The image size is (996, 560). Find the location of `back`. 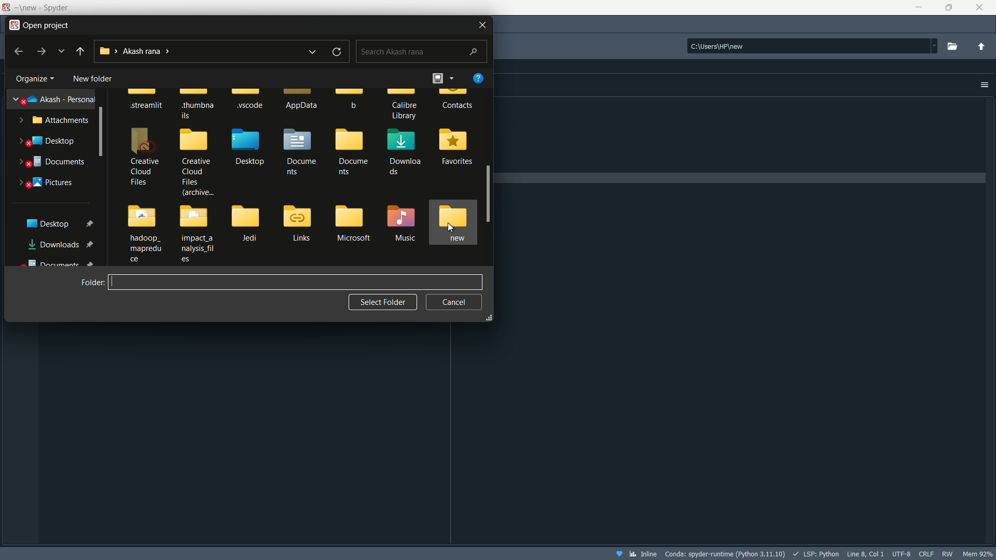

back is located at coordinates (80, 51).